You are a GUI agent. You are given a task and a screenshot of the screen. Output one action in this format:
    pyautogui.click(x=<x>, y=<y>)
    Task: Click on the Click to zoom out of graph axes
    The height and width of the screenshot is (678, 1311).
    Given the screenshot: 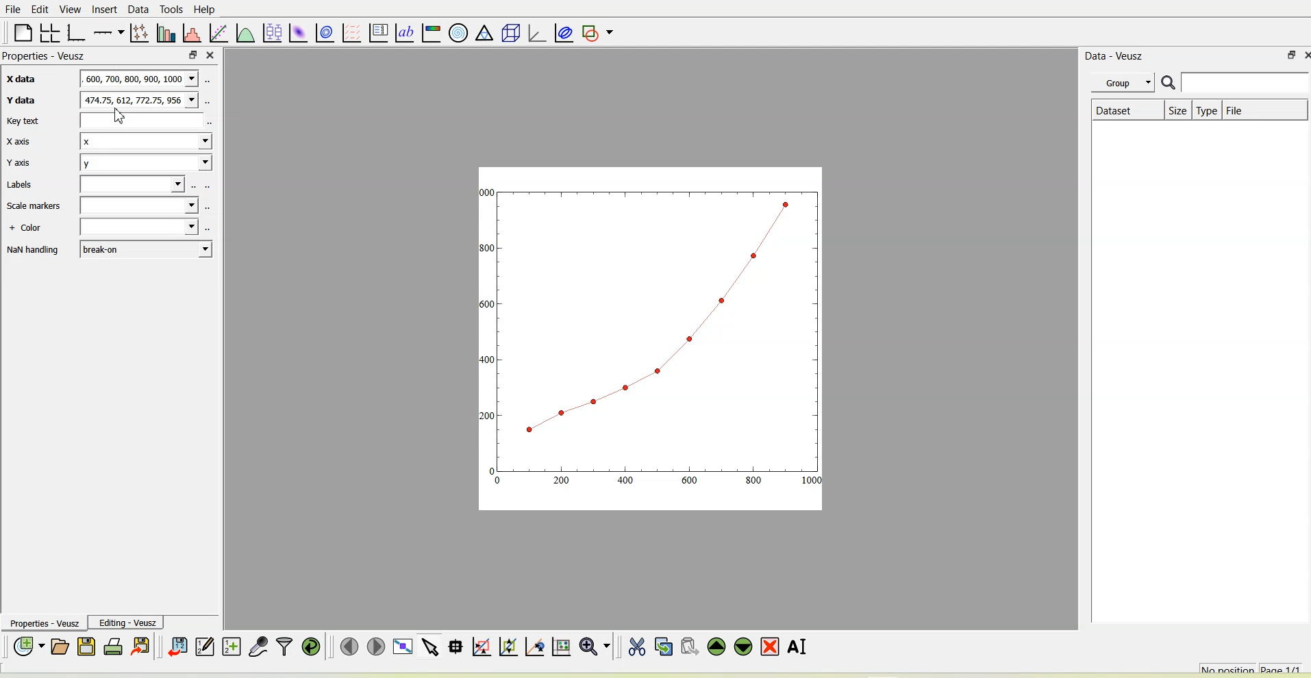 What is the action you would take?
    pyautogui.click(x=510, y=648)
    